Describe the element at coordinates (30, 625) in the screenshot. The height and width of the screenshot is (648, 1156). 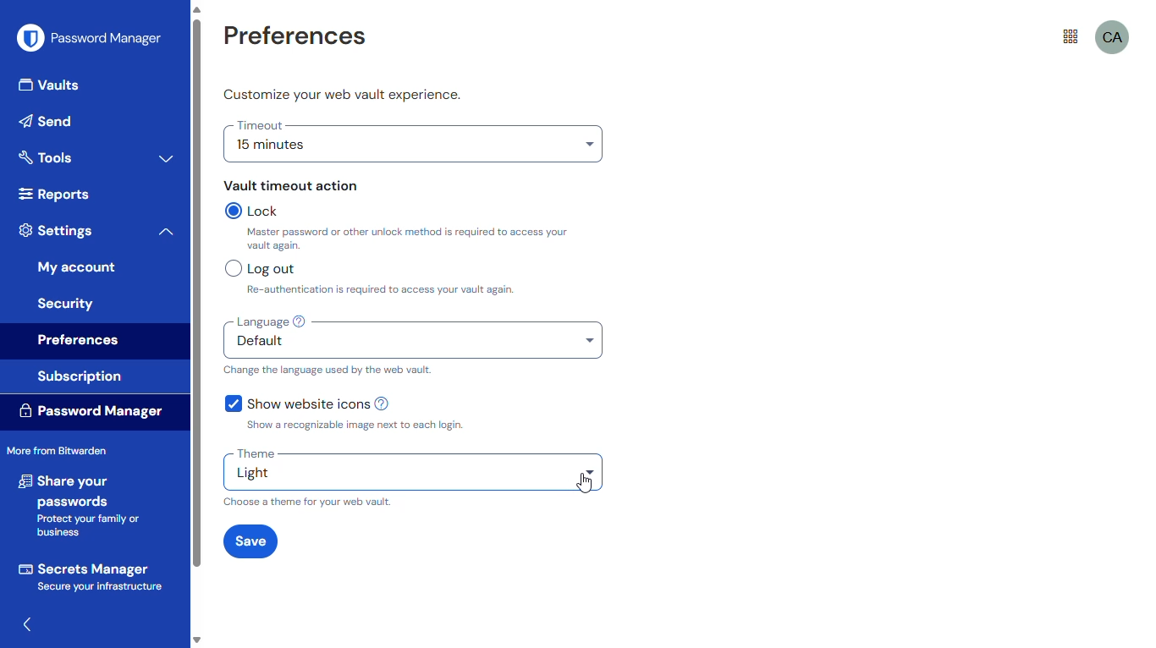
I see `hide` at that location.